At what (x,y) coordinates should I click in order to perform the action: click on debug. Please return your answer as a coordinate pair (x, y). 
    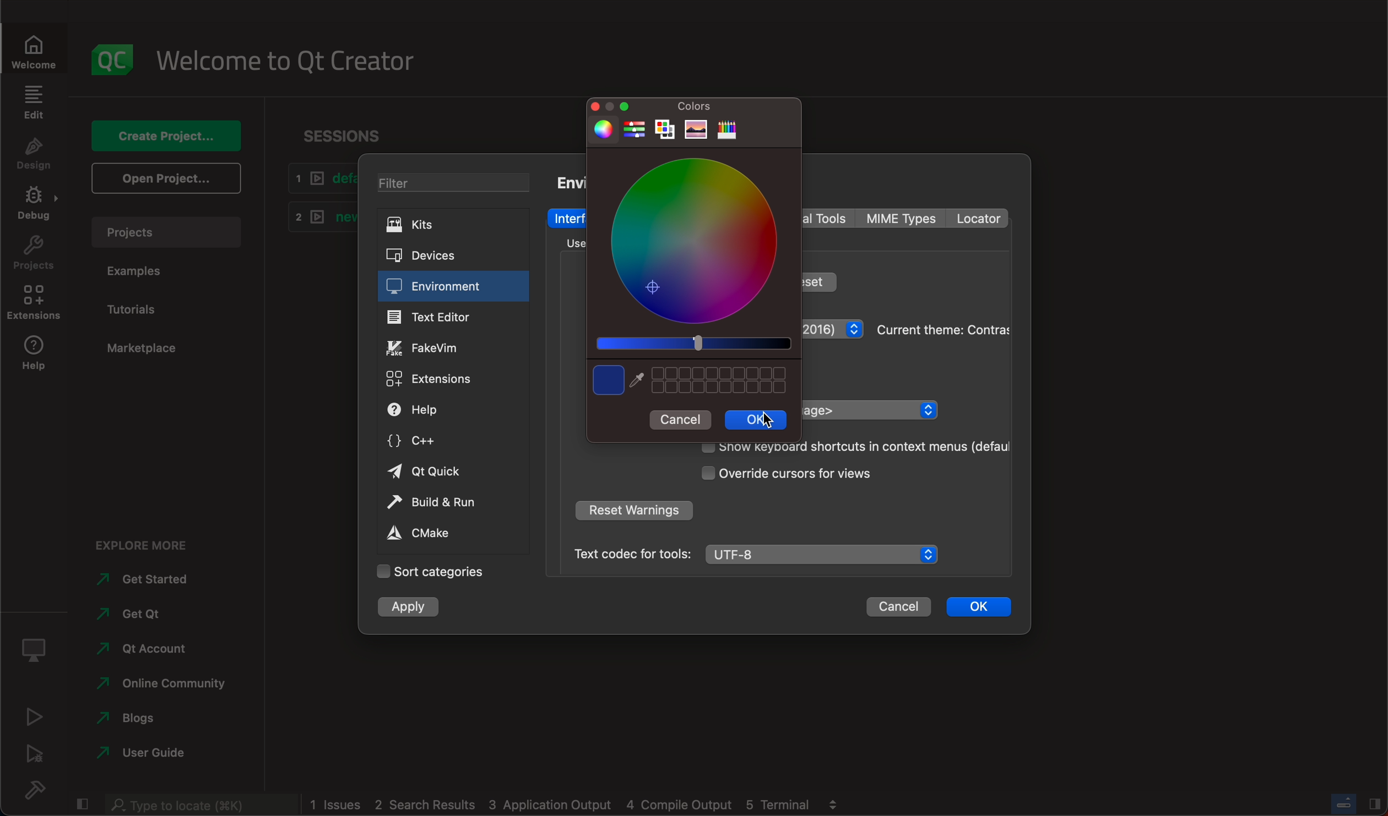
    Looking at the image, I should click on (37, 646).